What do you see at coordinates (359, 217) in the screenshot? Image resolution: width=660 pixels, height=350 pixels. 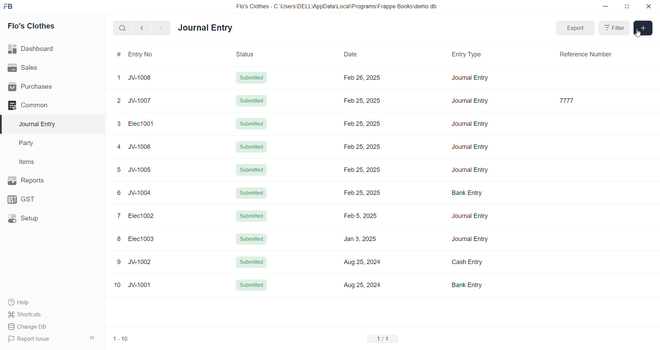 I see `Feb 5, 2025` at bounding box center [359, 217].